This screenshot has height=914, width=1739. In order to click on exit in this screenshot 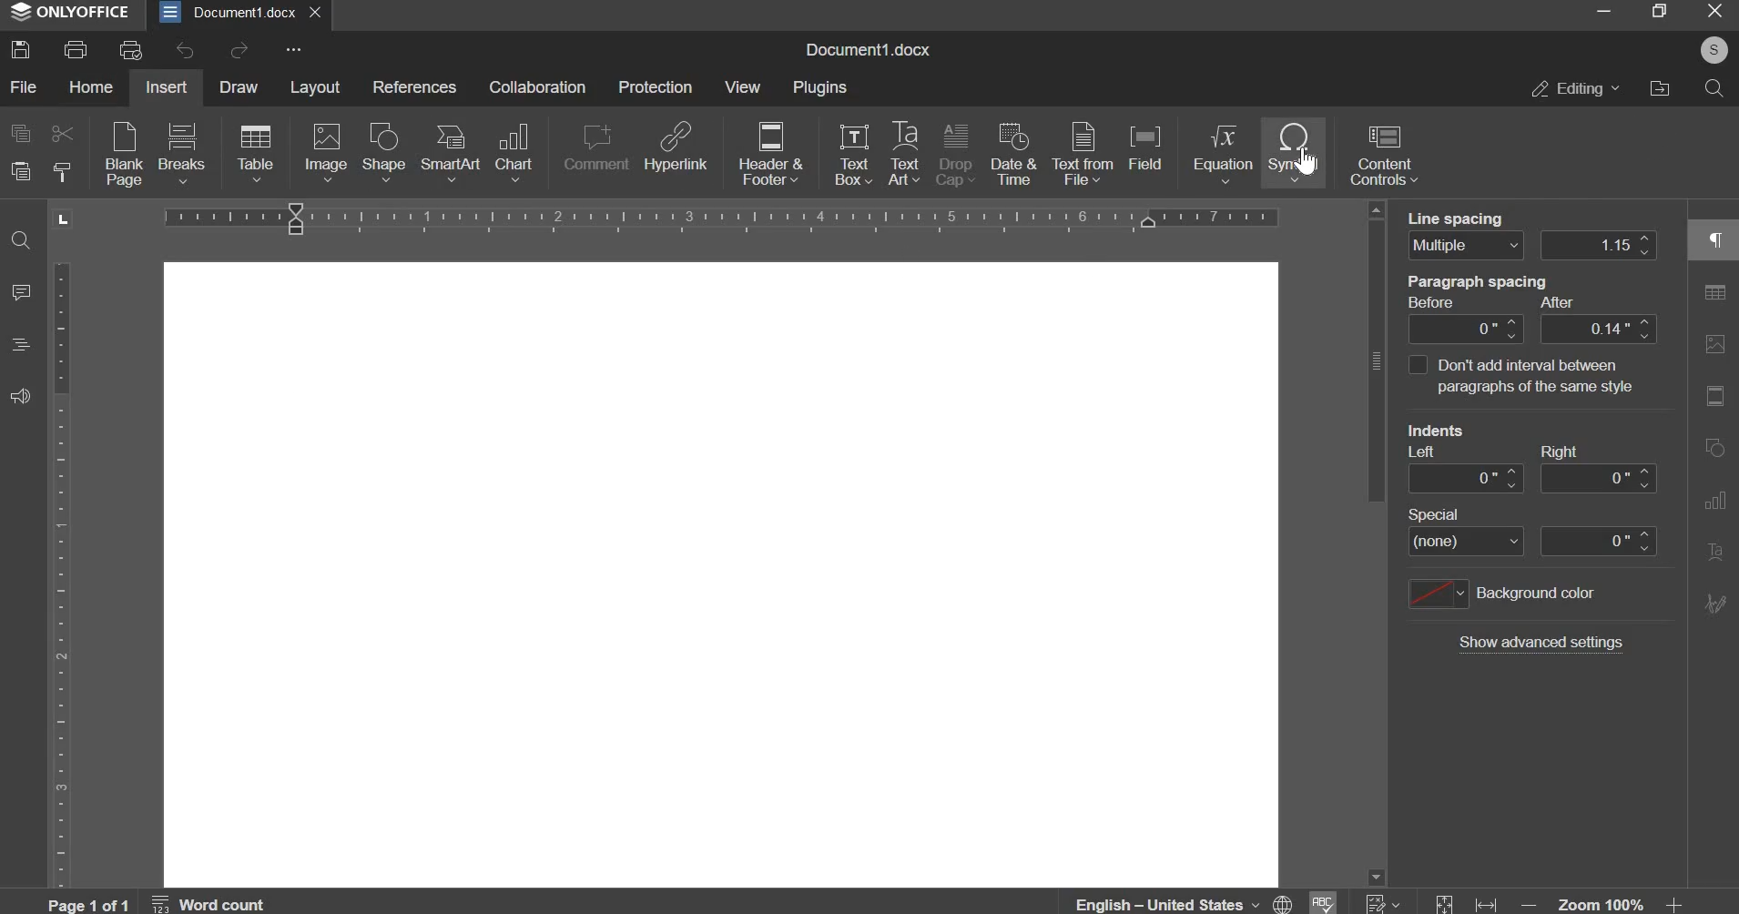, I will do `click(1714, 10)`.